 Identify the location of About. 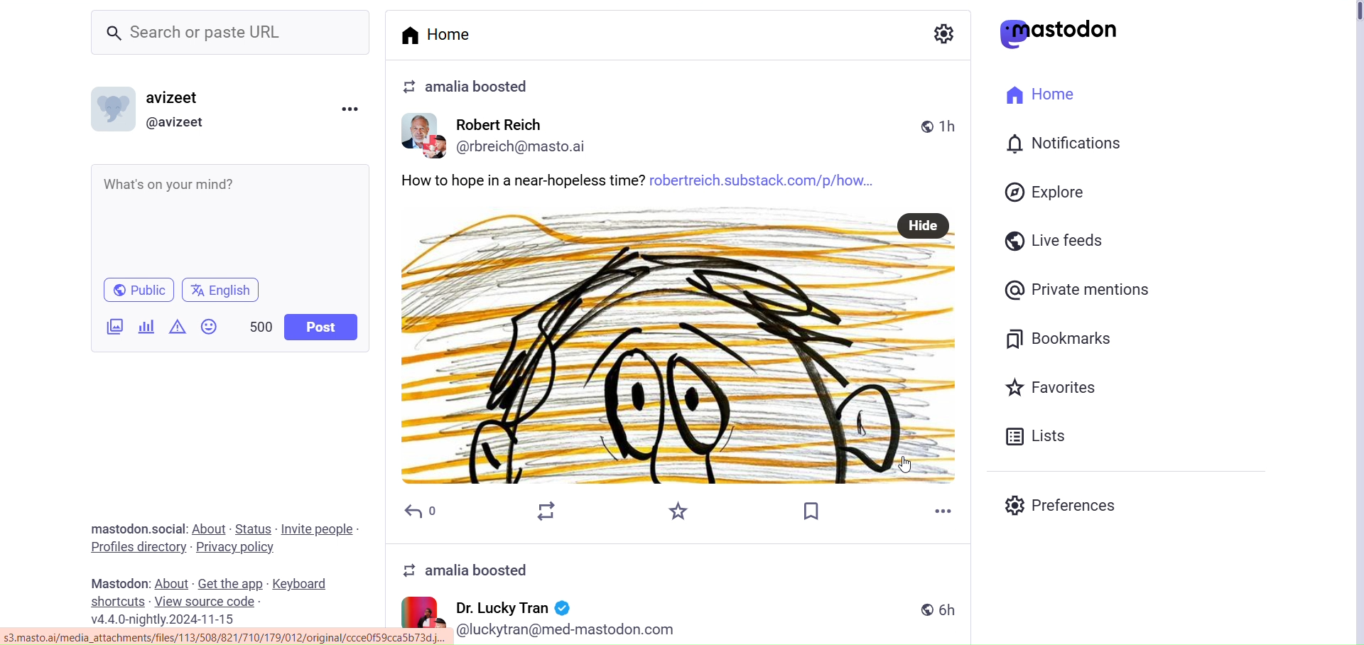
(210, 529).